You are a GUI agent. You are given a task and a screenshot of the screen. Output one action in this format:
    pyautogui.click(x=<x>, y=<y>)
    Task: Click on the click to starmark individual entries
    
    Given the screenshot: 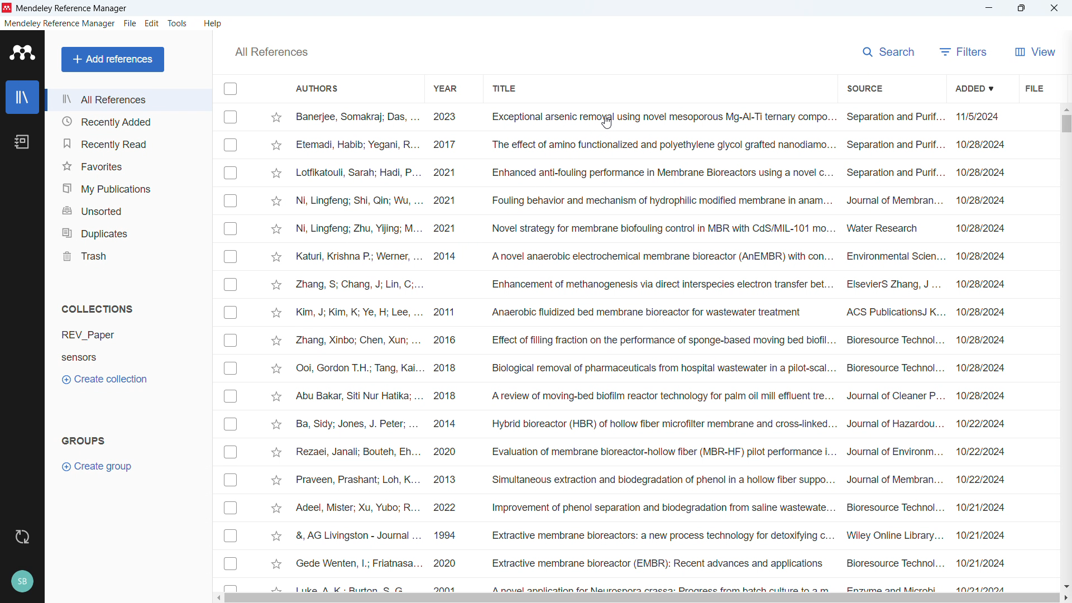 What is the action you would take?
    pyautogui.click(x=276, y=425)
    